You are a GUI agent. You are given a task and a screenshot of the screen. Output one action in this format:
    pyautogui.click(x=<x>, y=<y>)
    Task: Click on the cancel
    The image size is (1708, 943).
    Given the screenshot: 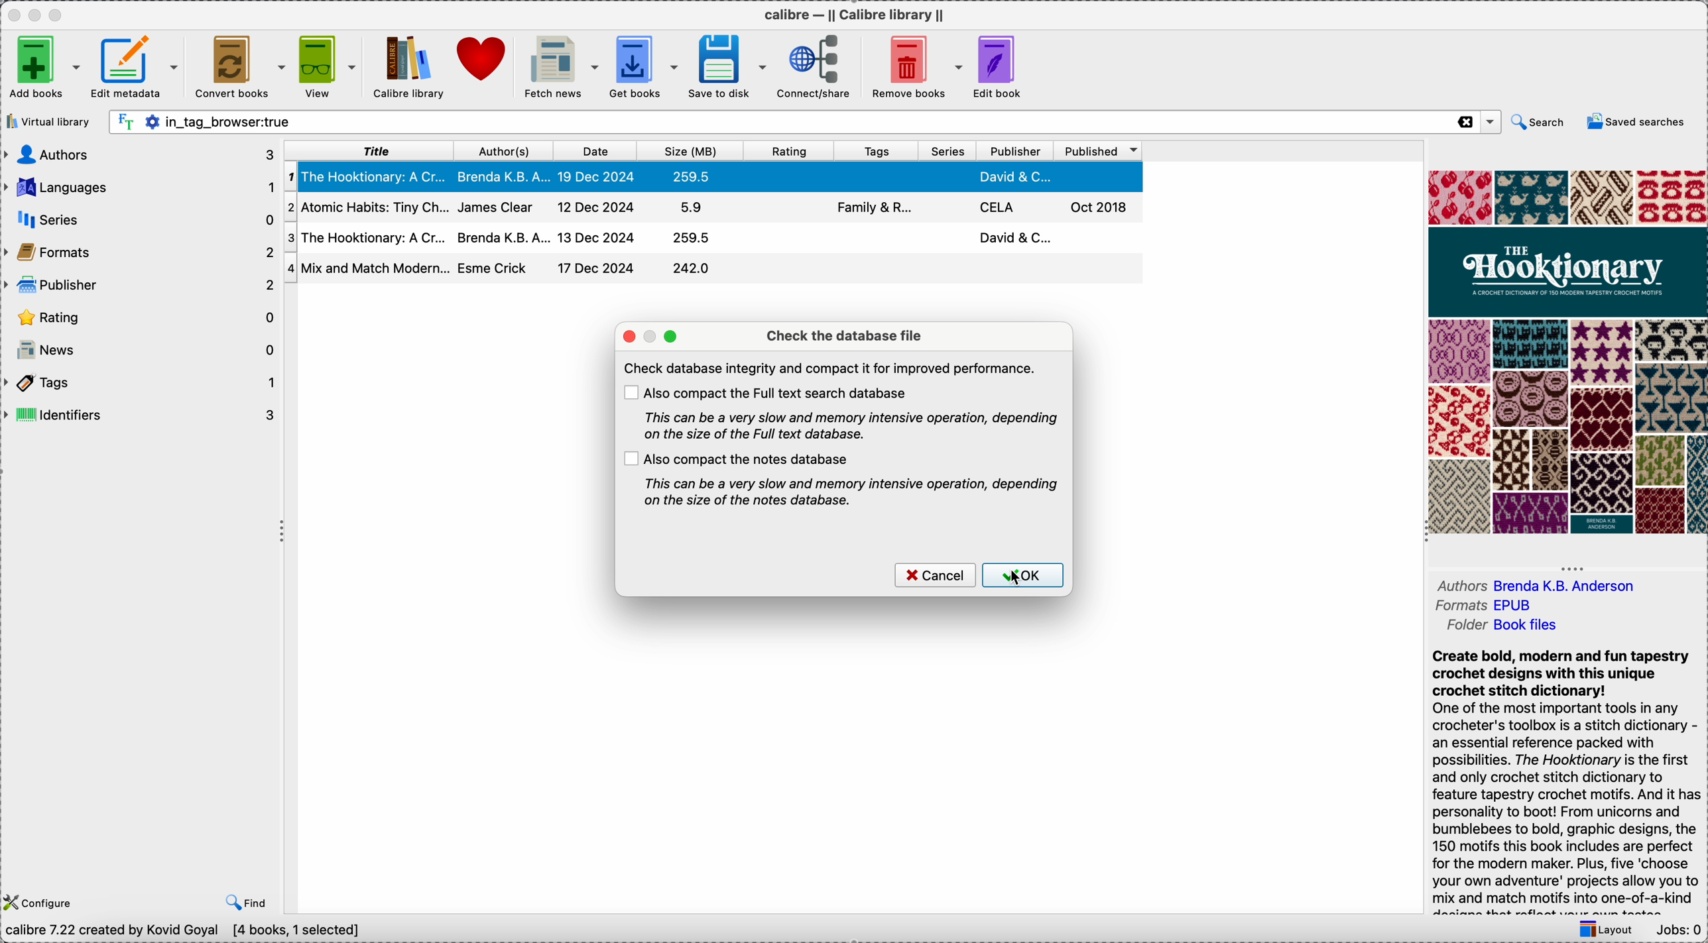 What is the action you would take?
    pyautogui.click(x=935, y=576)
    